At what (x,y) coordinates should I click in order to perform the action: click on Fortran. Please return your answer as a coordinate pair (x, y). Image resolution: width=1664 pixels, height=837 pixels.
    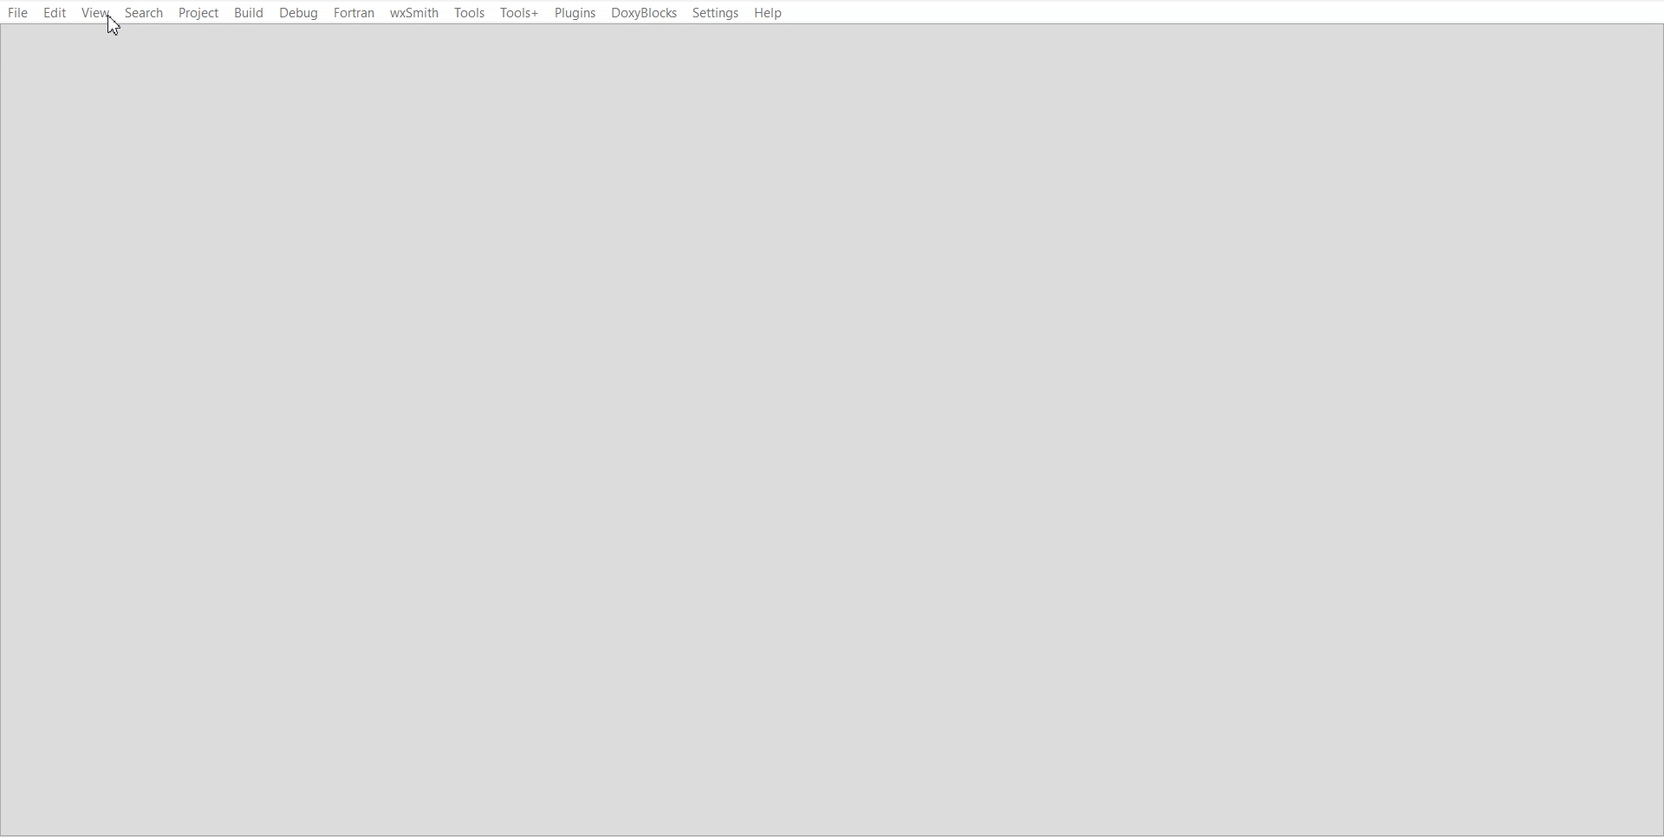
    Looking at the image, I should click on (354, 13).